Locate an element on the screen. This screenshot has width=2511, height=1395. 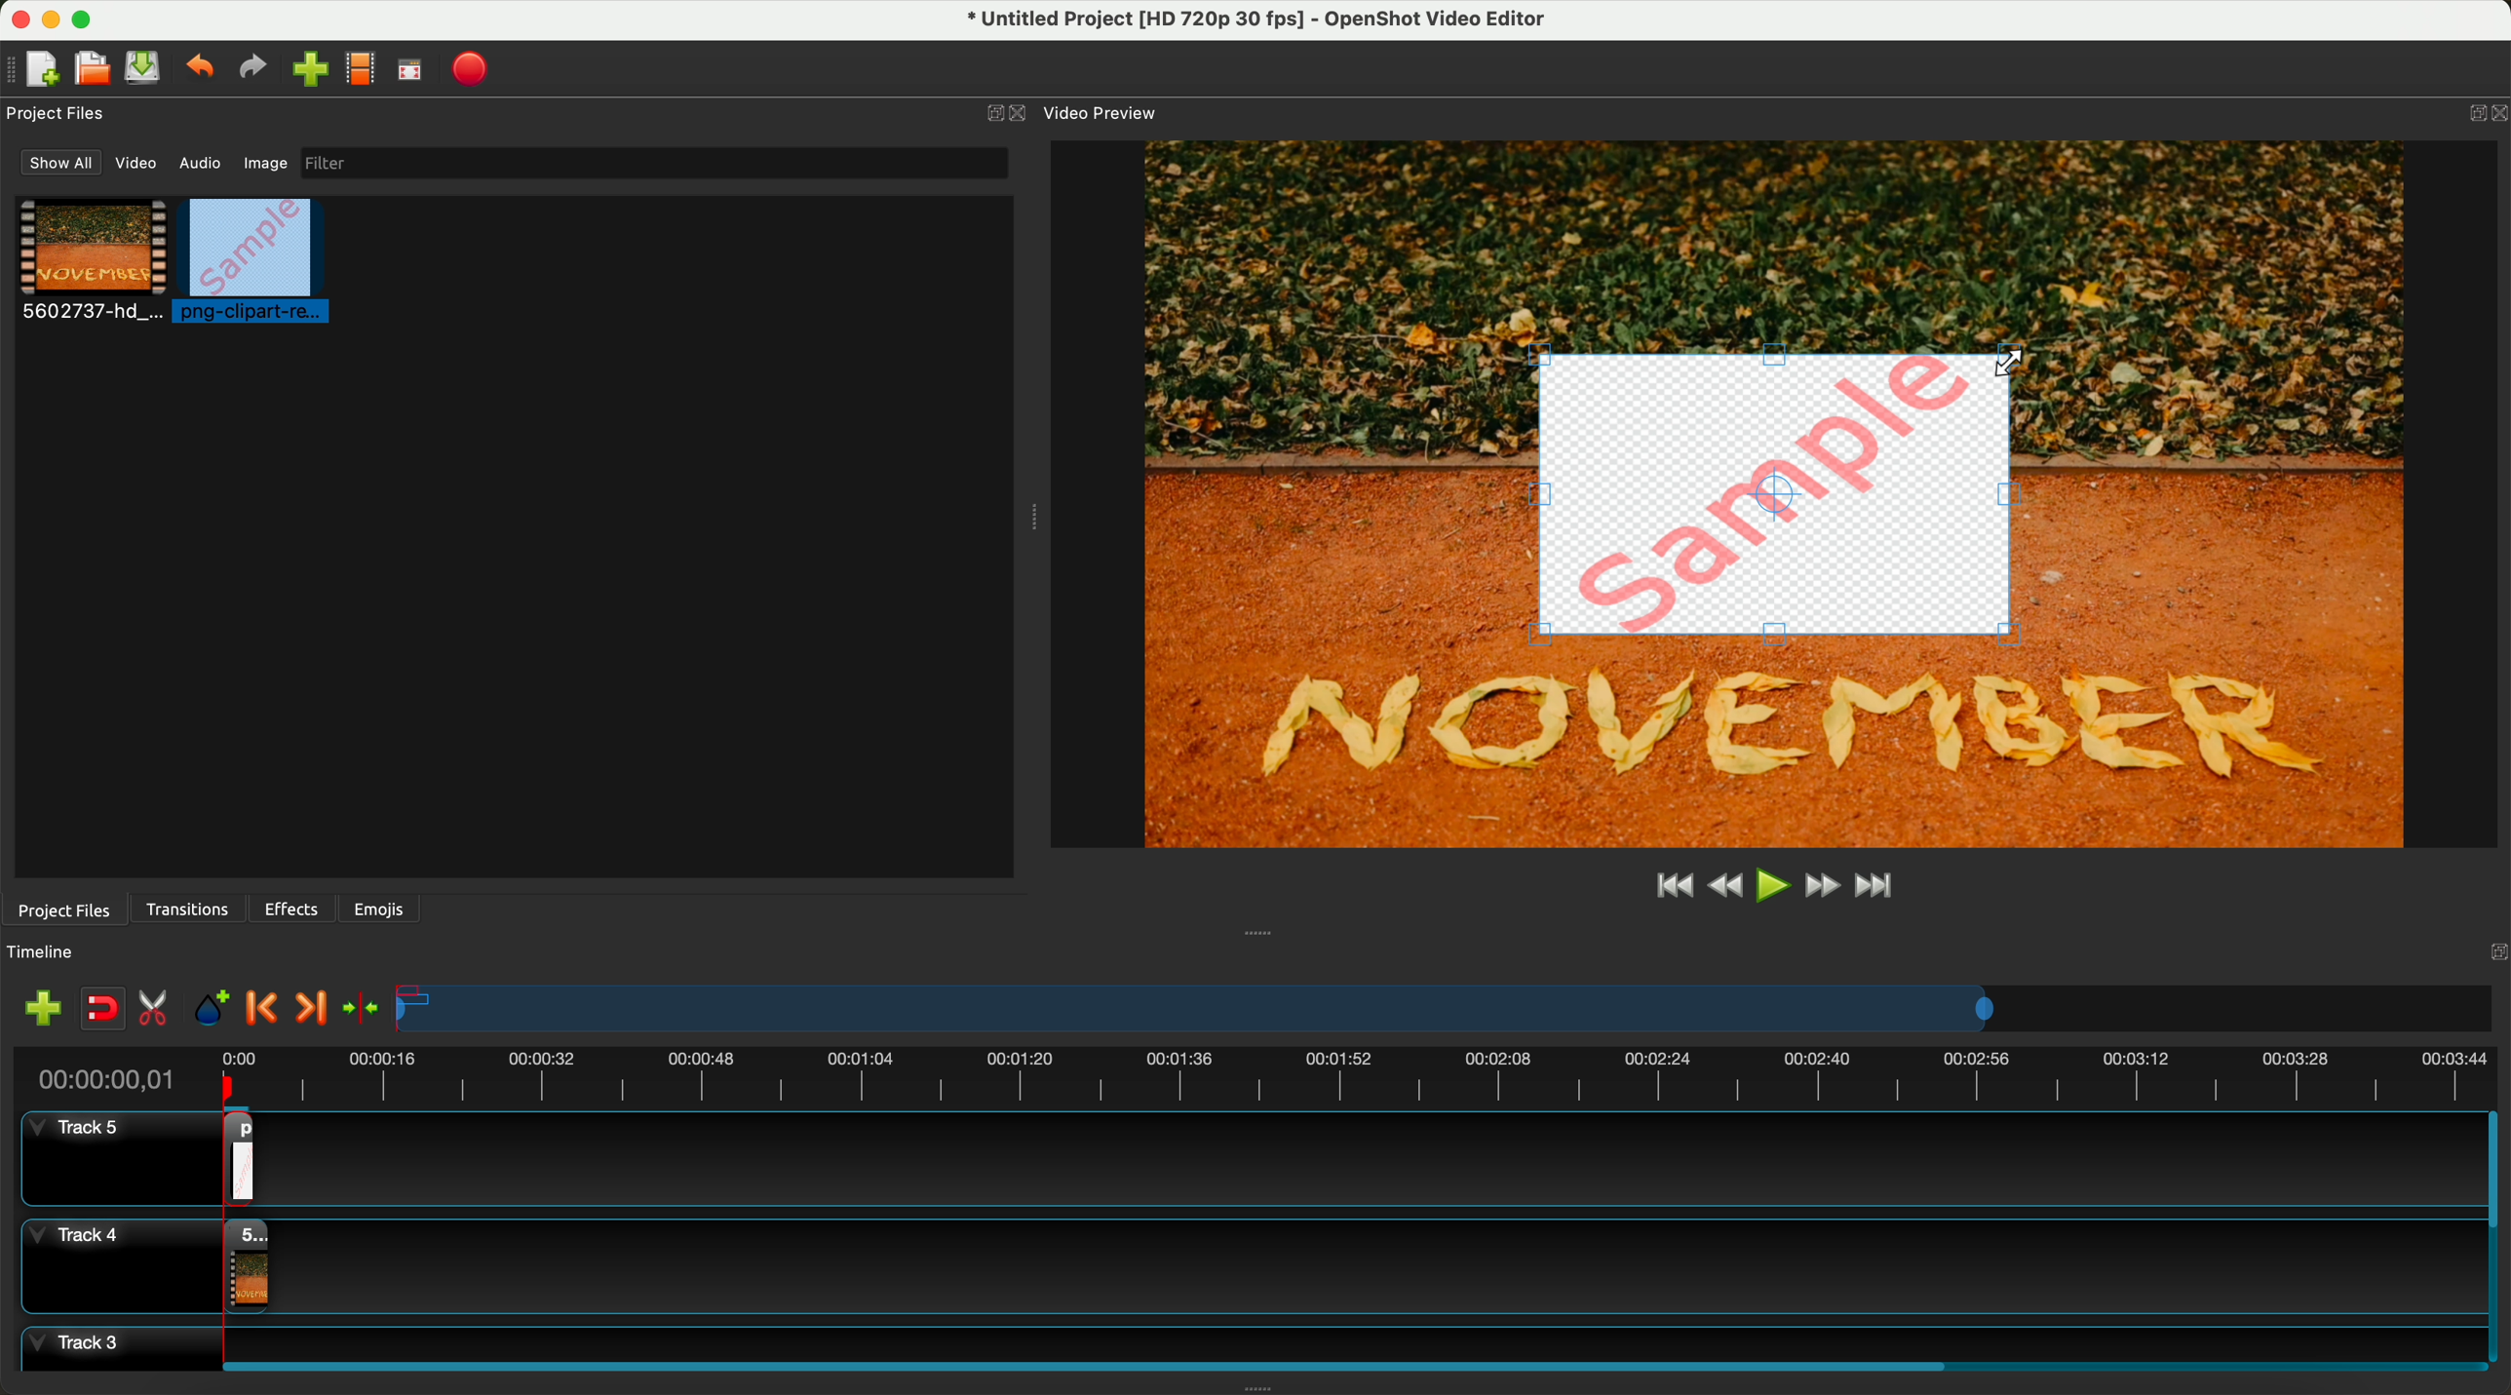
scroll bar is located at coordinates (1345, 1363).